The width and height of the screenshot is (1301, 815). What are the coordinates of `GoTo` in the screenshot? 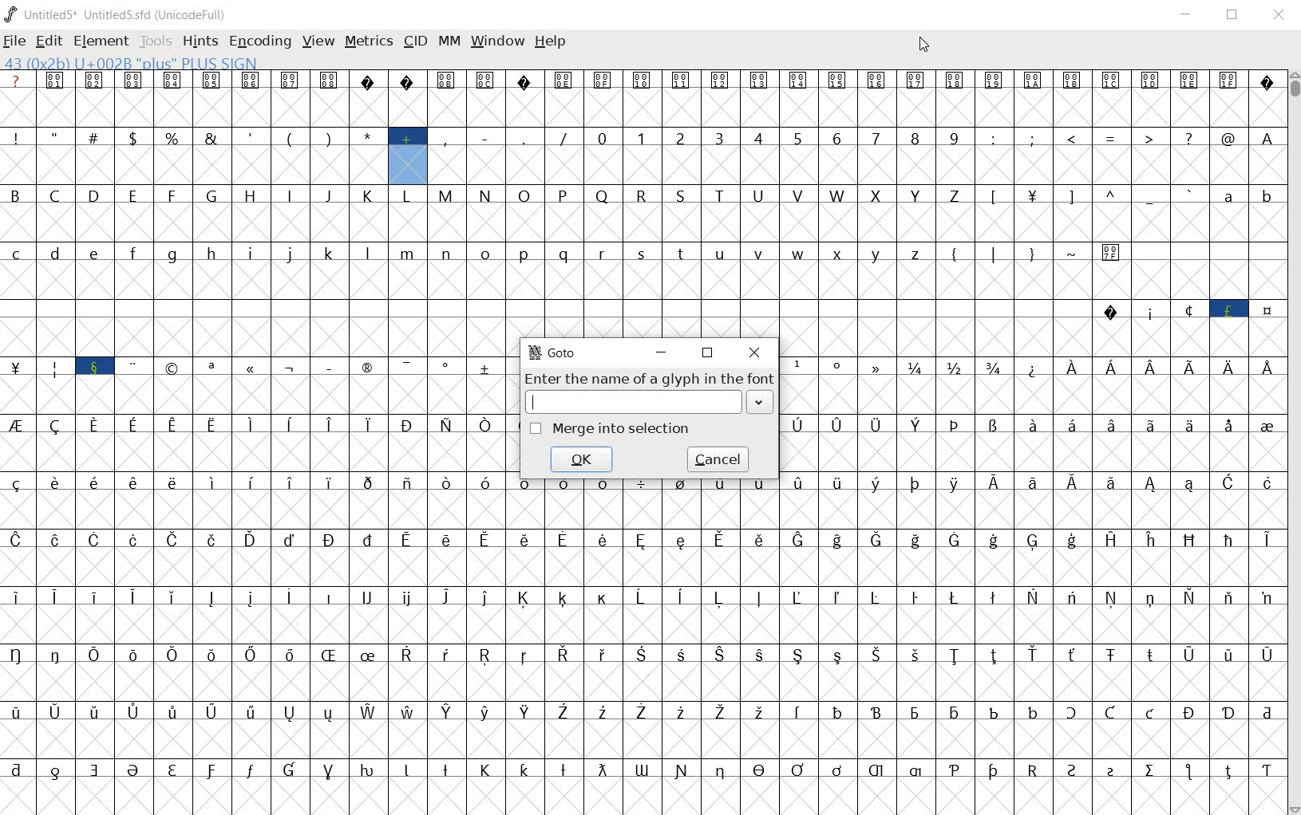 It's located at (555, 352).